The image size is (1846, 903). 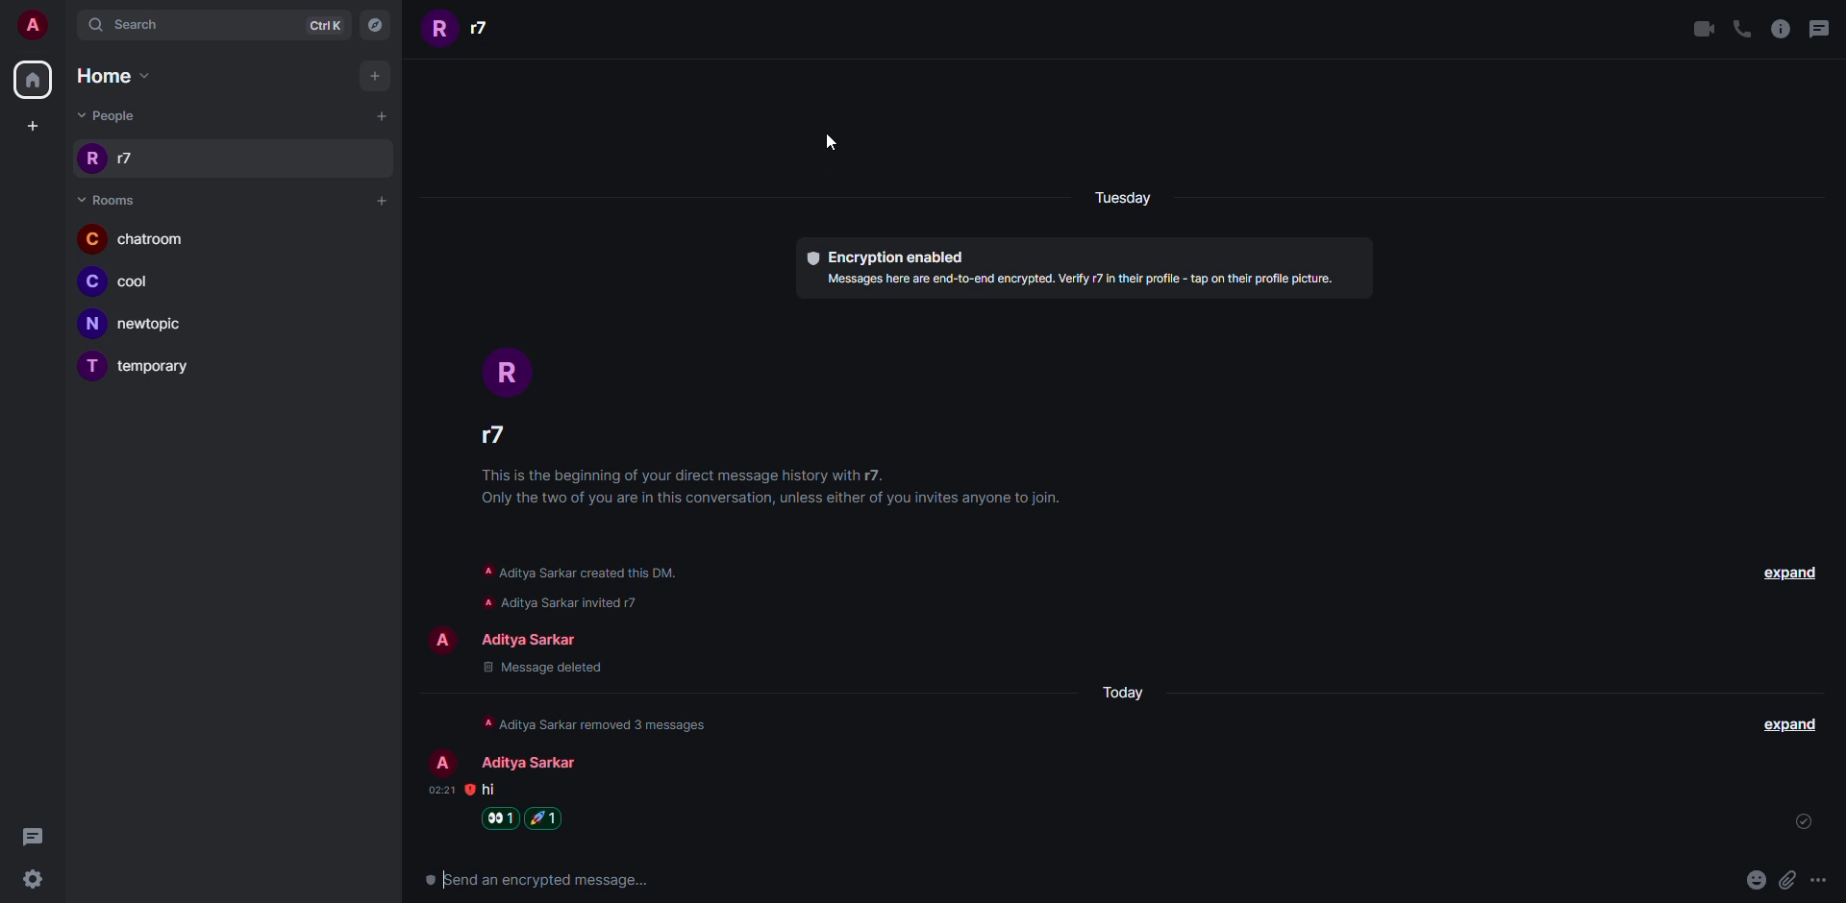 I want to click on people, so click(x=540, y=637).